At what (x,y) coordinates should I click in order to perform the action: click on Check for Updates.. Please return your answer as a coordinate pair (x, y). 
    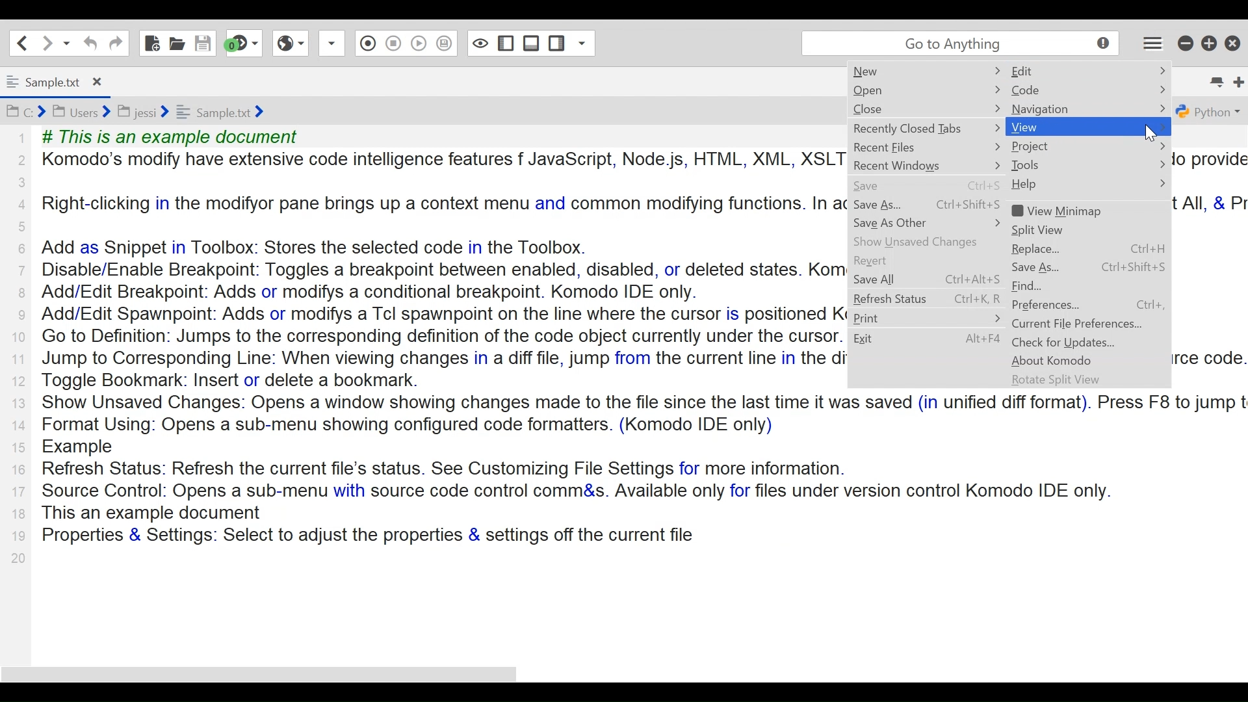
    Looking at the image, I should click on (1065, 342).